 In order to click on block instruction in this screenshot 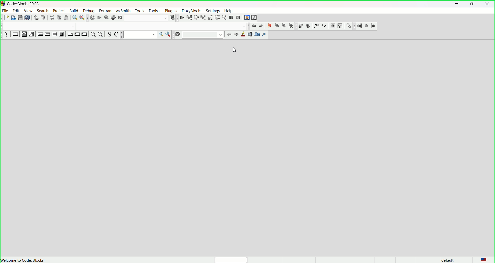, I will do `click(62, 34)`.